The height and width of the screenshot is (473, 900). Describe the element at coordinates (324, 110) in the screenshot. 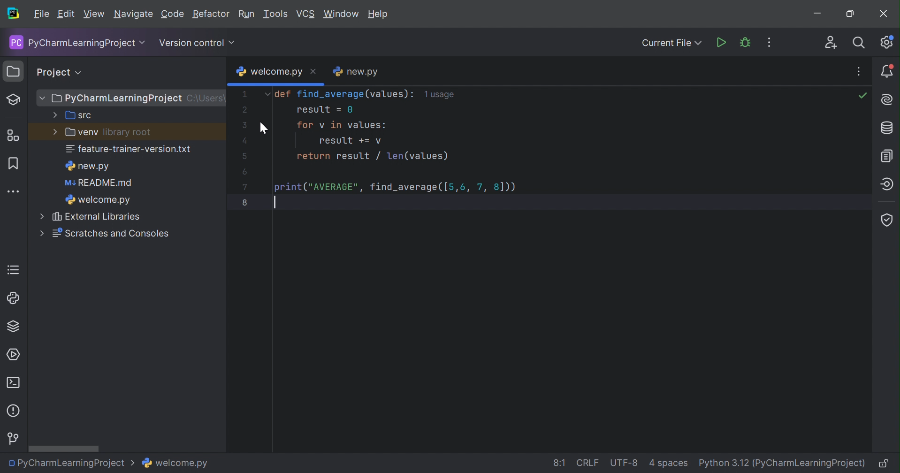

I see `result=0` at that location.